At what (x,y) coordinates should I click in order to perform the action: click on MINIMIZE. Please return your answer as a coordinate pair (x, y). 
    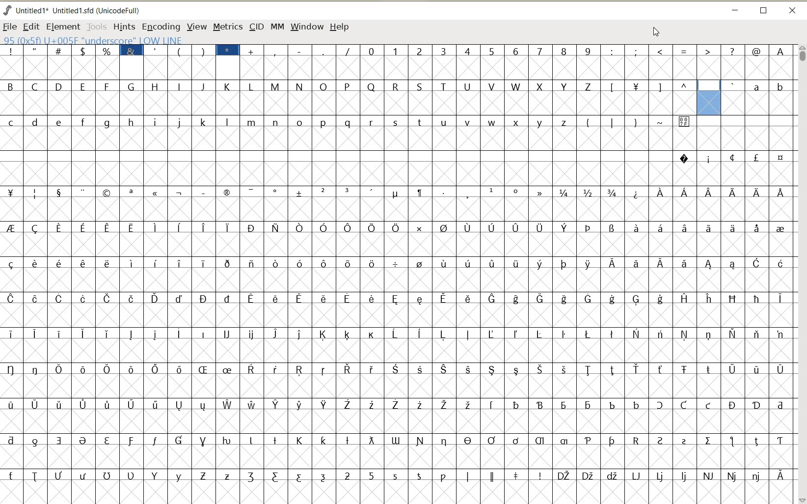
    Looking at the image, I should click on (734, 9).